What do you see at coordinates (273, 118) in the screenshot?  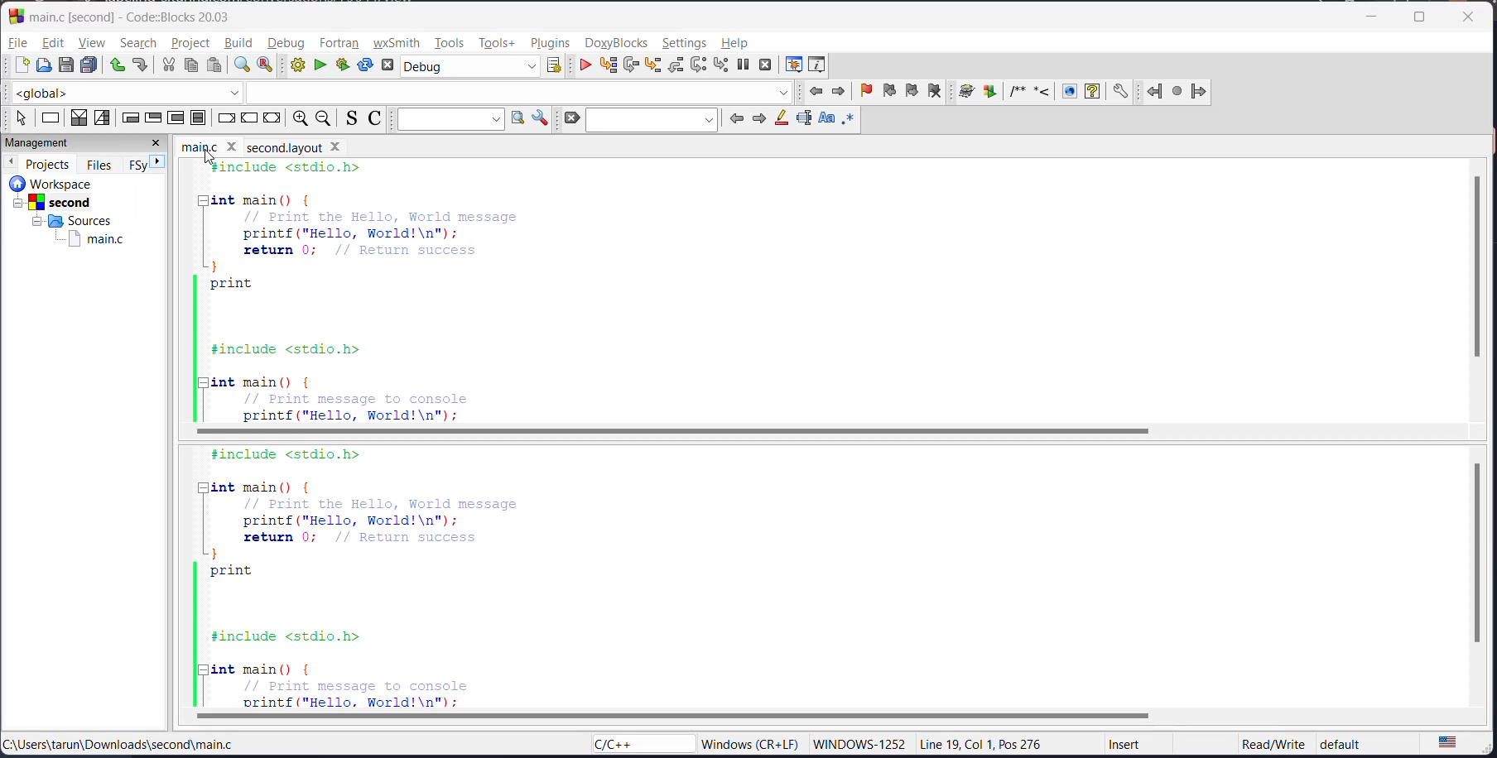 I see `return  instruction` at bounding box center [273, 118].